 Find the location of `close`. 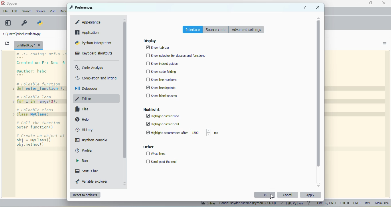

close is located at coordinates (384, 3).